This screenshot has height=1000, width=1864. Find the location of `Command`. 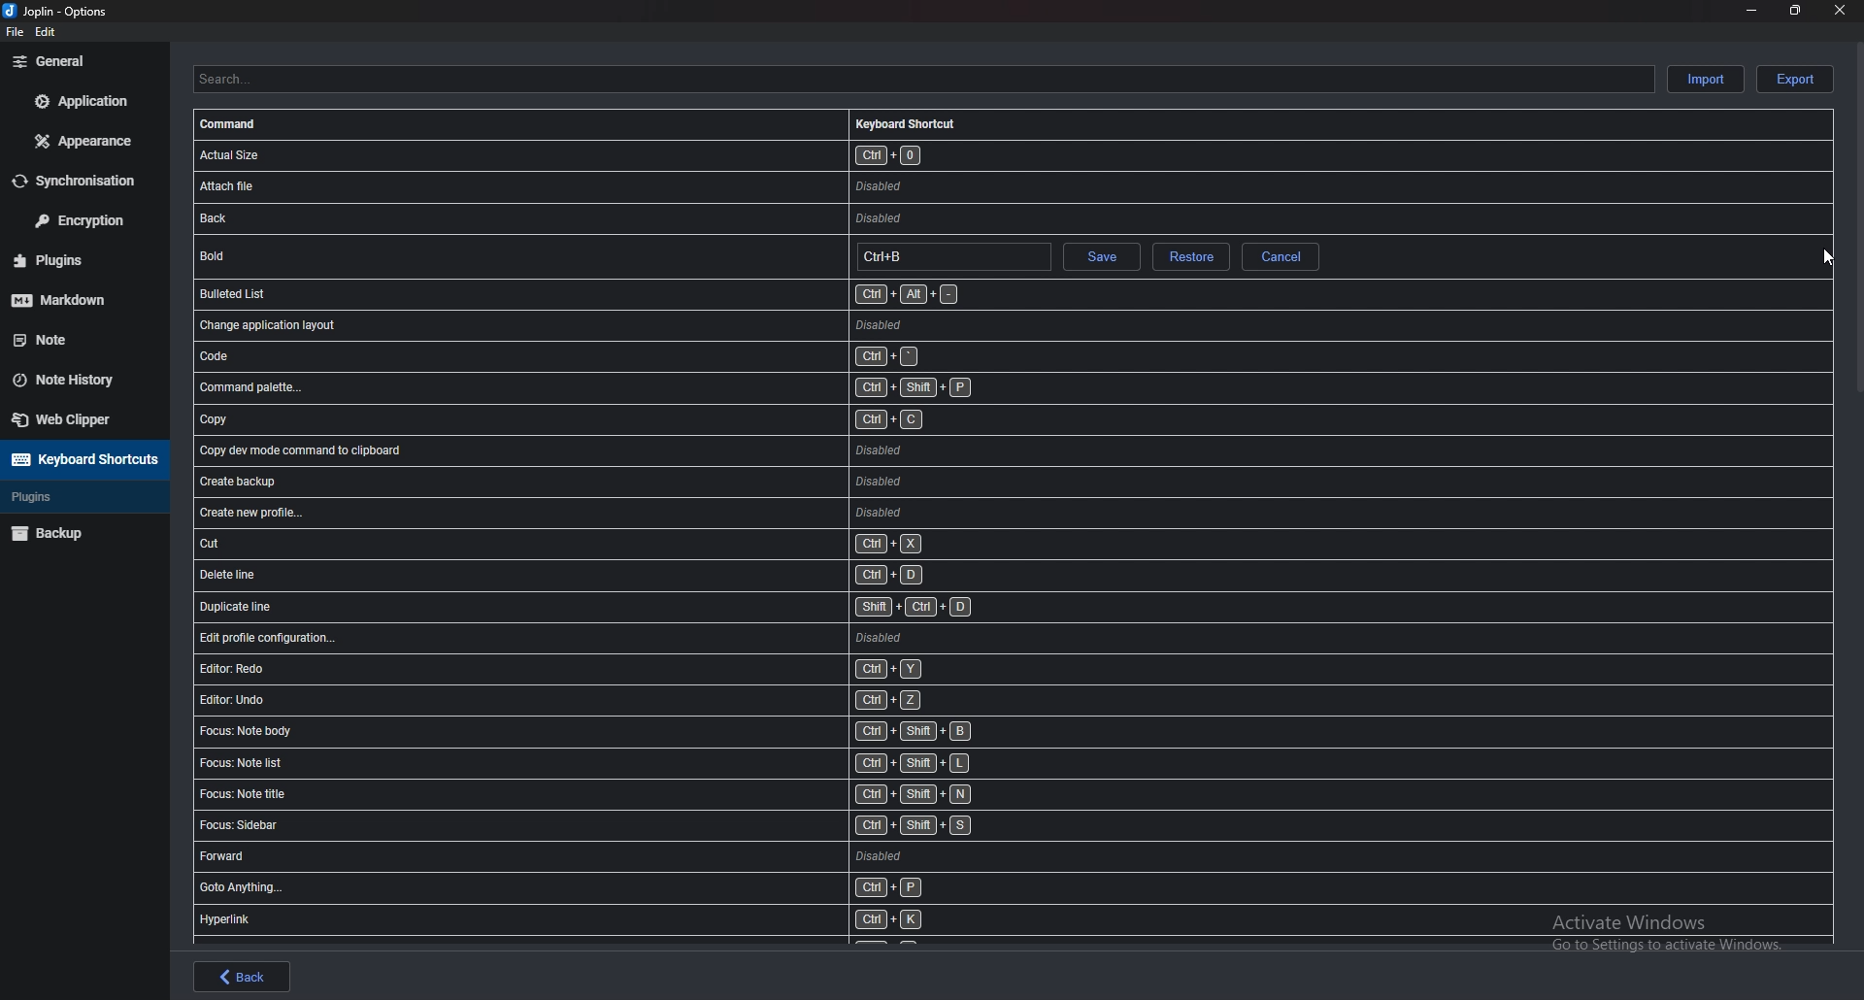

Command is located at coordinates (237, 123).